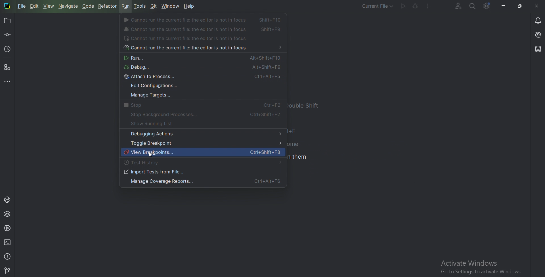  What do you see at coordinates (50, 6) in the screenshot?
I see `view` at bounding box center [50, 6].